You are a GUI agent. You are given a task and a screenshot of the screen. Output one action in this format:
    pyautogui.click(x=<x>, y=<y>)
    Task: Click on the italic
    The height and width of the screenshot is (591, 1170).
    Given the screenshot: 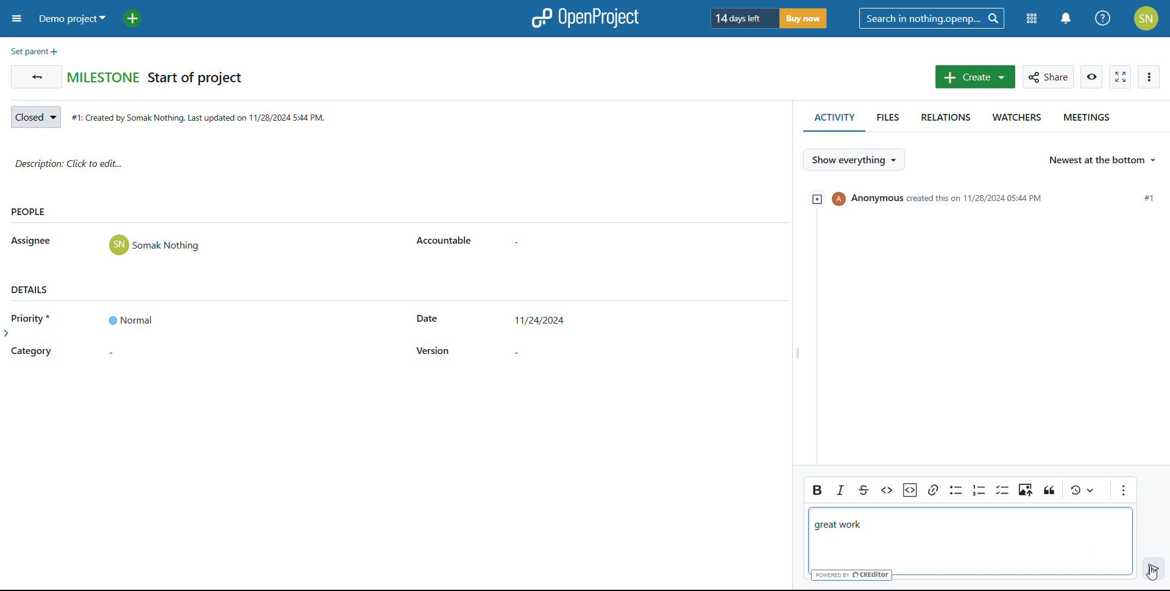 What is the action you would take?
    pyautogui.click(x=841, y=490)
    